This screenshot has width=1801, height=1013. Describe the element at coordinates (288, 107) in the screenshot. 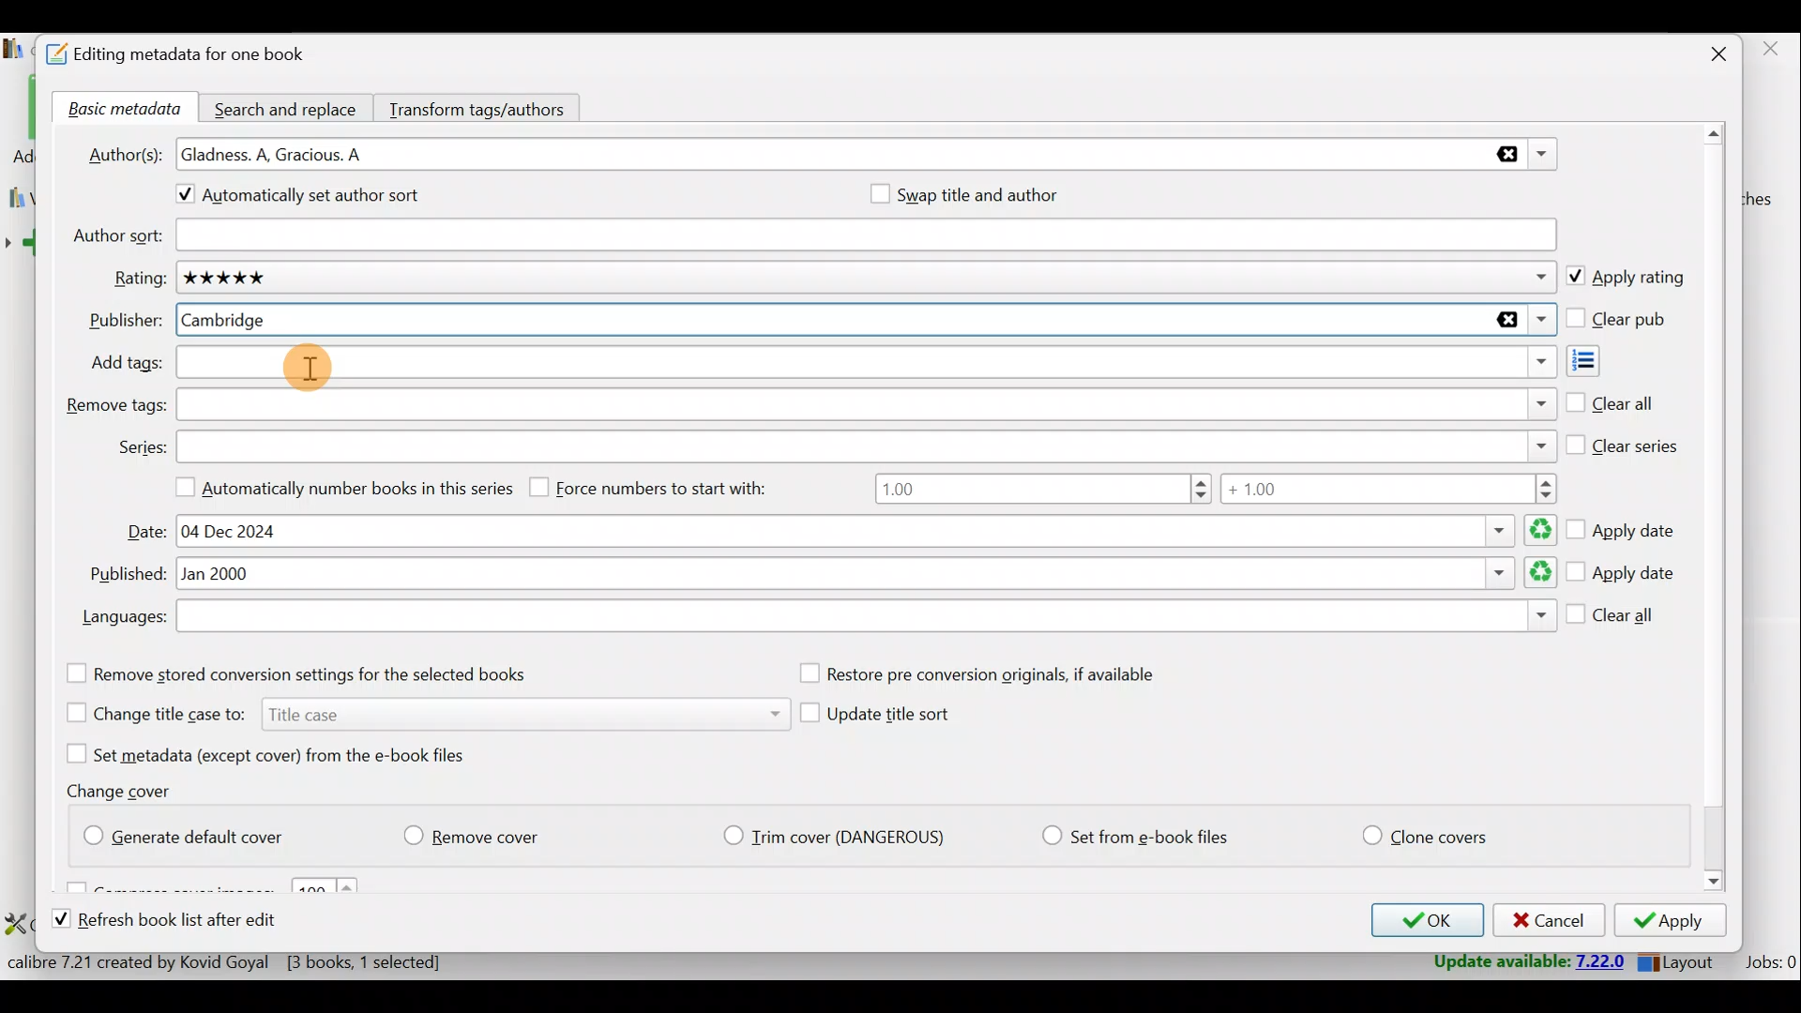

I see `Search and replace` at that location.